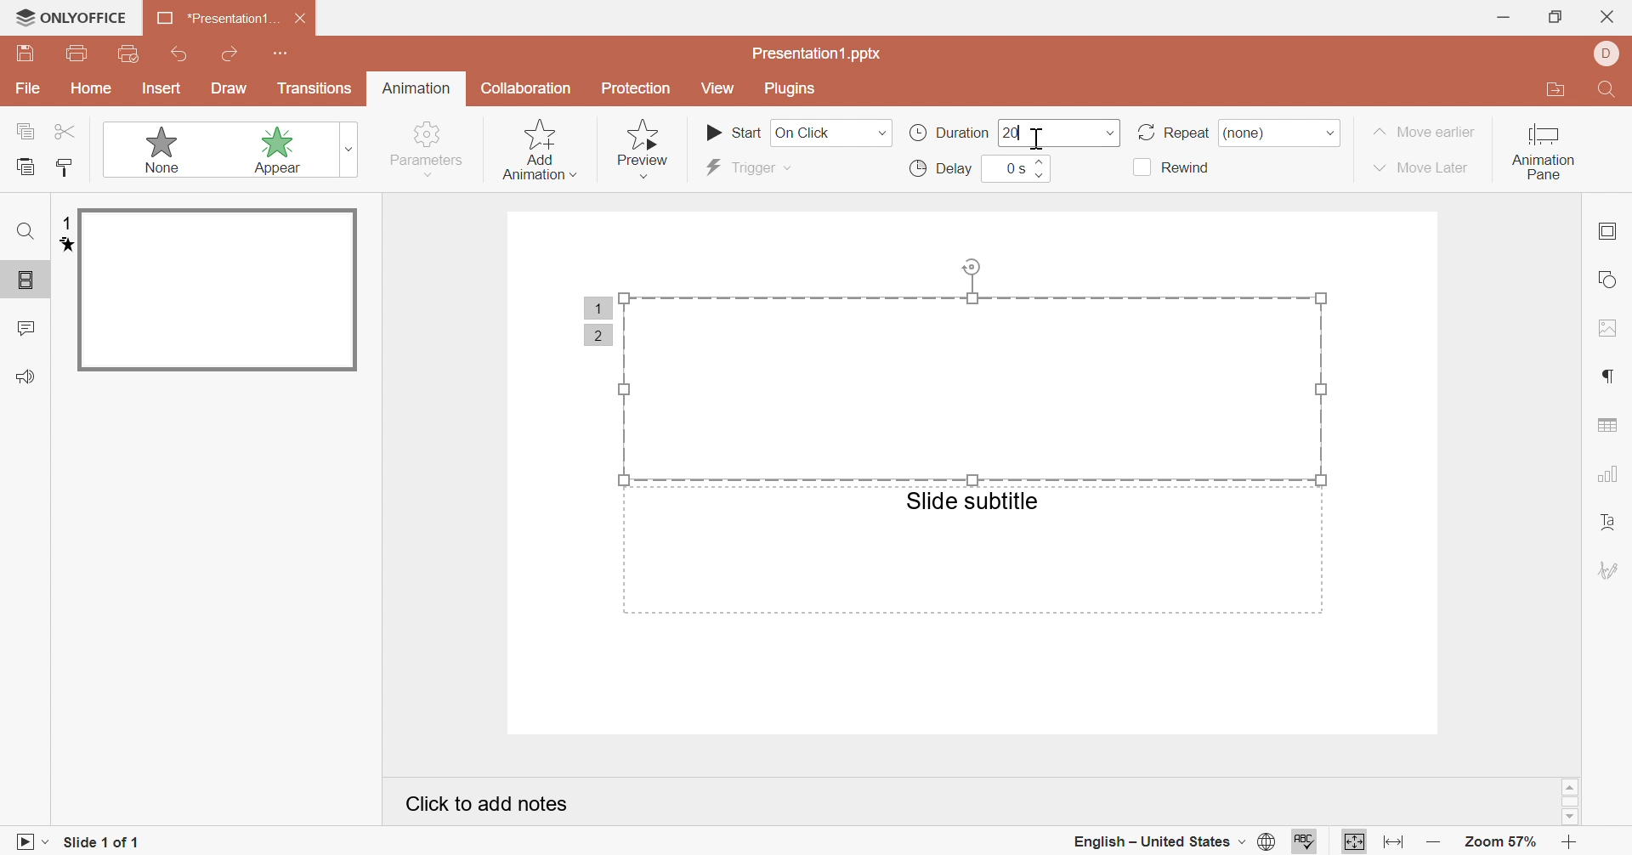 Image resolution: width=1632 pixels, height=855 pixels. I want to click on appear, so click(258, 150).